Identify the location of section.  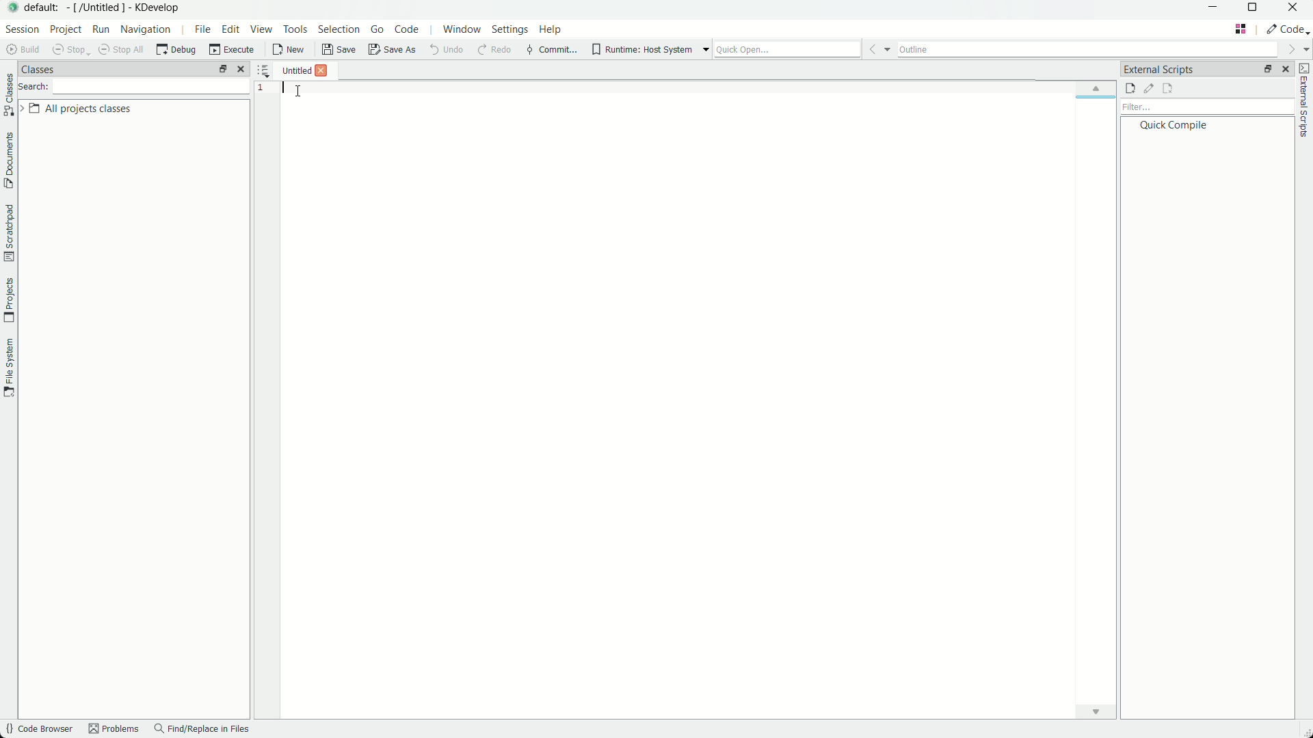
(20, 31).